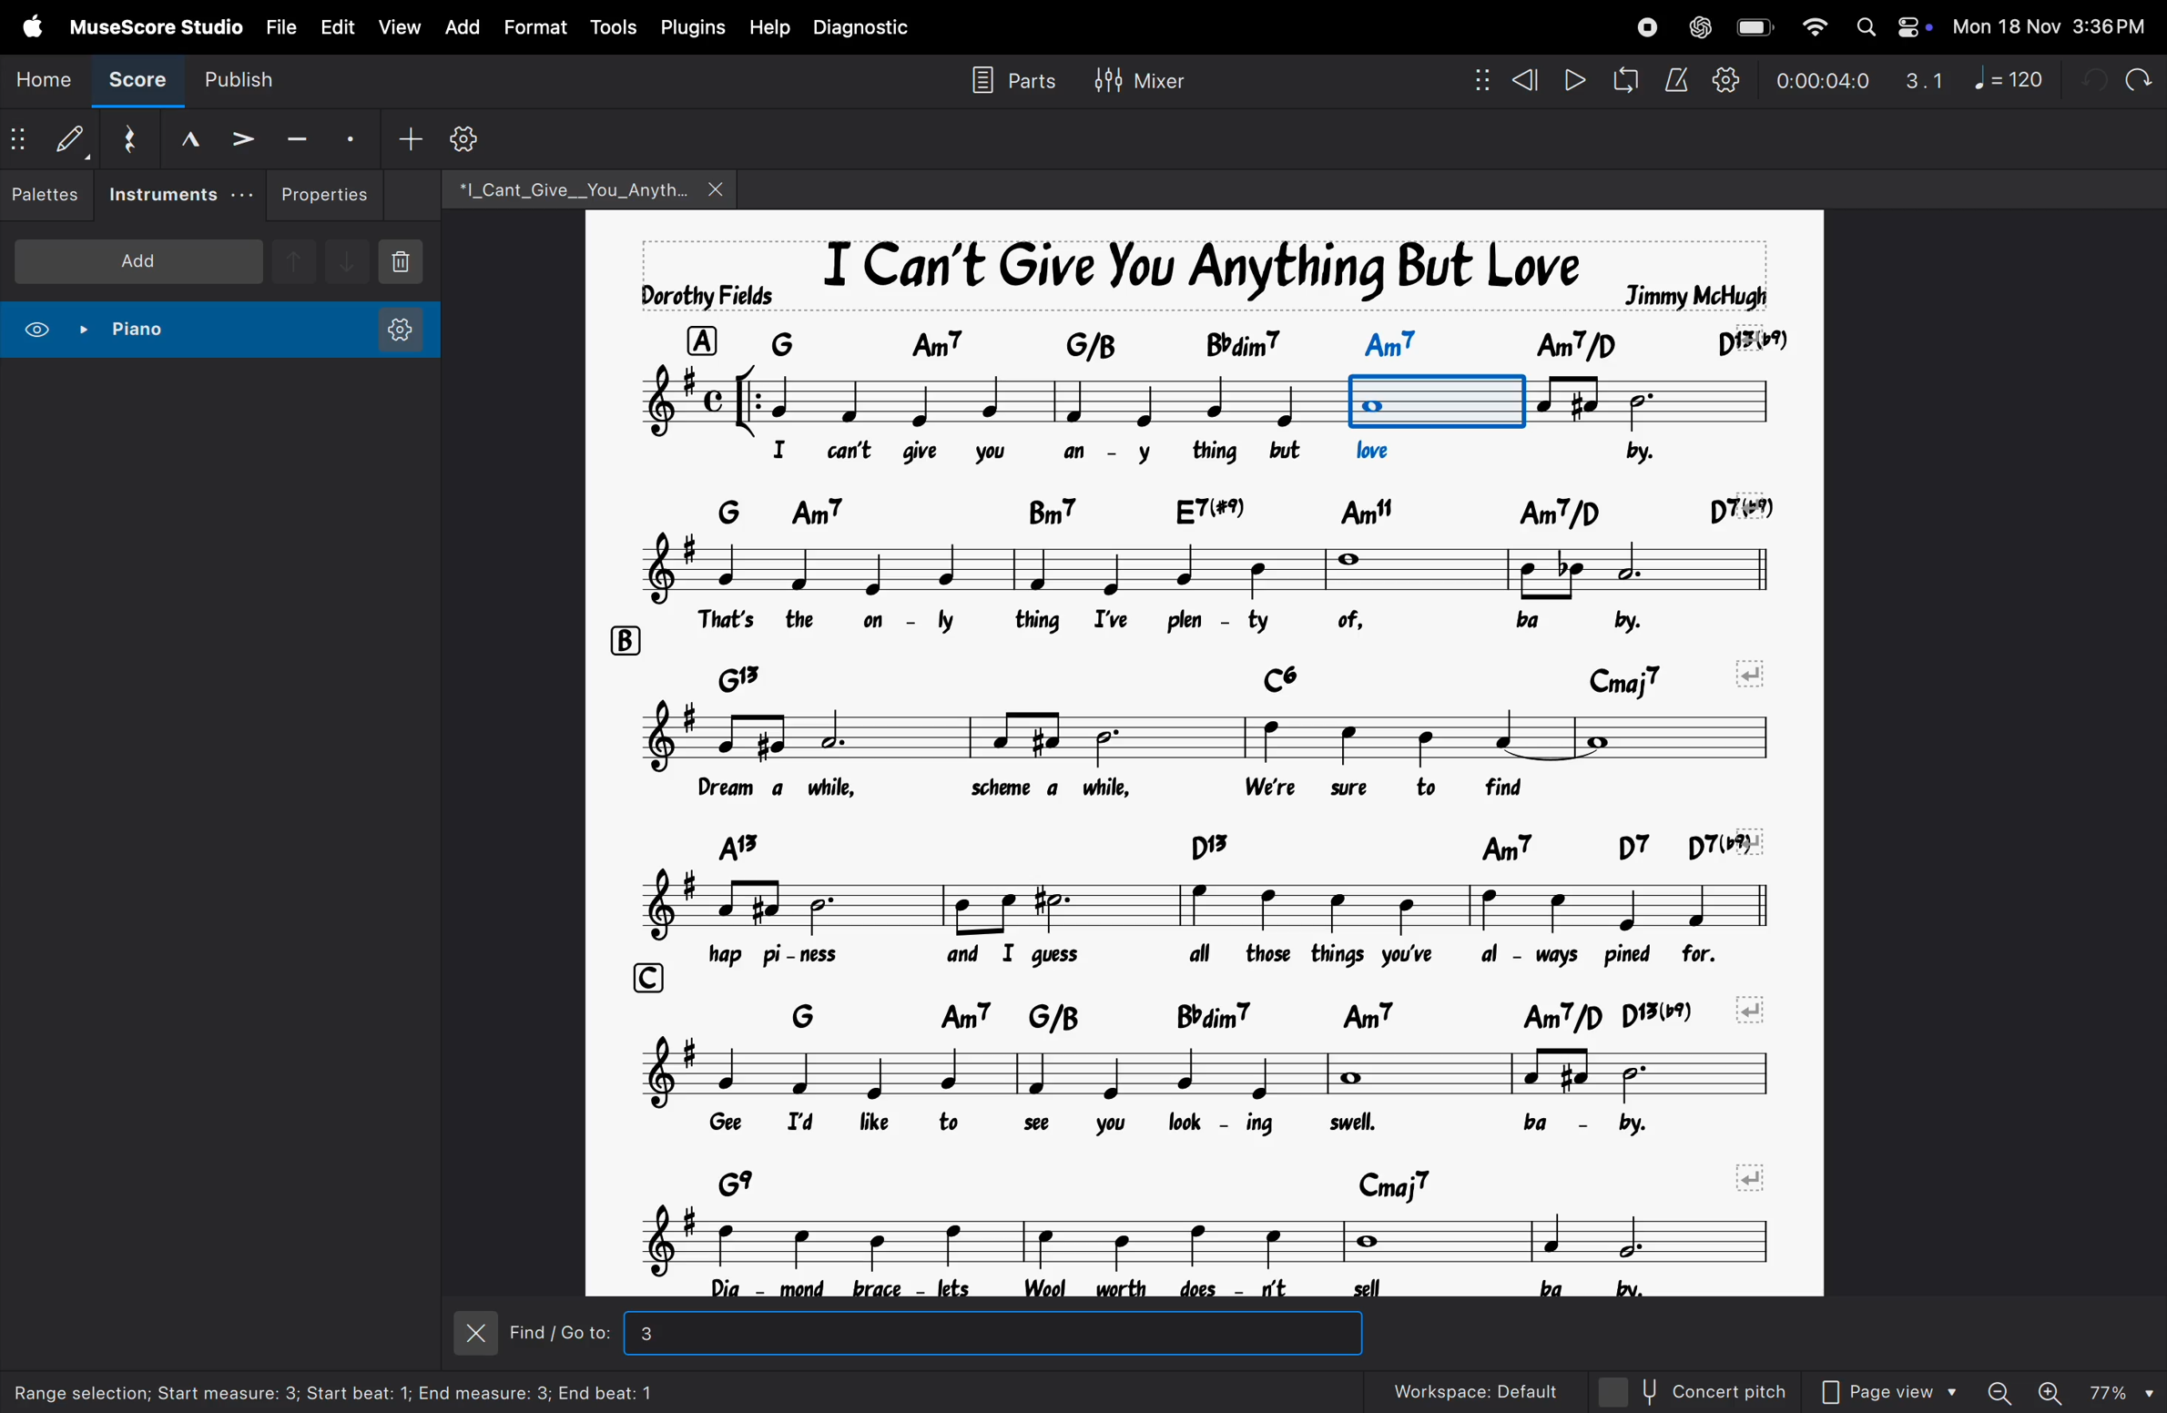 This screenshot has height=1413, width=2167. Describe the element at coordinates (405, 264) in the screenshot. I see `delete` at that location.